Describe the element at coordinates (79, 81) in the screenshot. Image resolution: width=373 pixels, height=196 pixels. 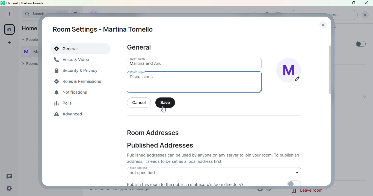
I see `Roles and permissions` at that location.